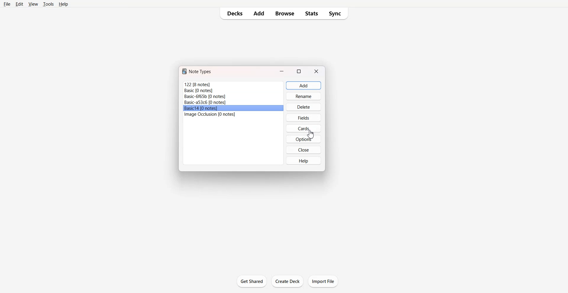  I want to click on Decks, so click(233, 13).